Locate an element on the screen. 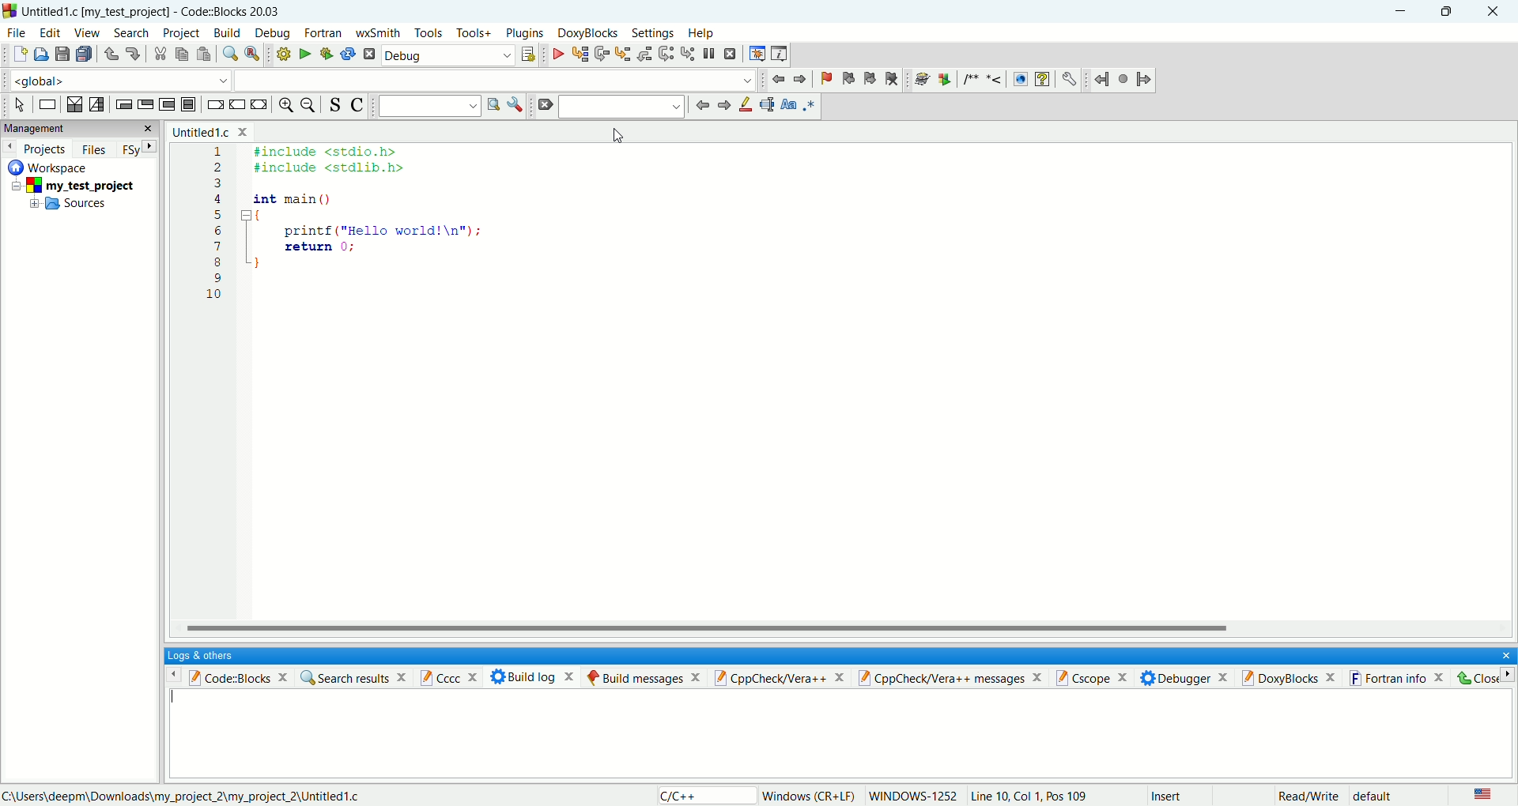  edit is located at coordinates (50, 32).